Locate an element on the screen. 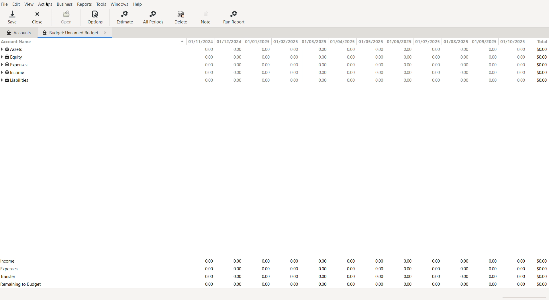 The height and width of the screenshot is (300, 549). Tools is located at coordinates (100, 5).